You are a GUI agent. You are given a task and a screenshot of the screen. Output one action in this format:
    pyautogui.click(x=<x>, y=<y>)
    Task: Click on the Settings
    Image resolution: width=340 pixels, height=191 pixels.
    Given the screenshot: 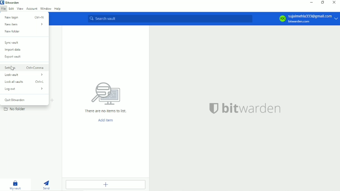 What is the action you would take?
    pyautogui.click(x=24, y=67)
    